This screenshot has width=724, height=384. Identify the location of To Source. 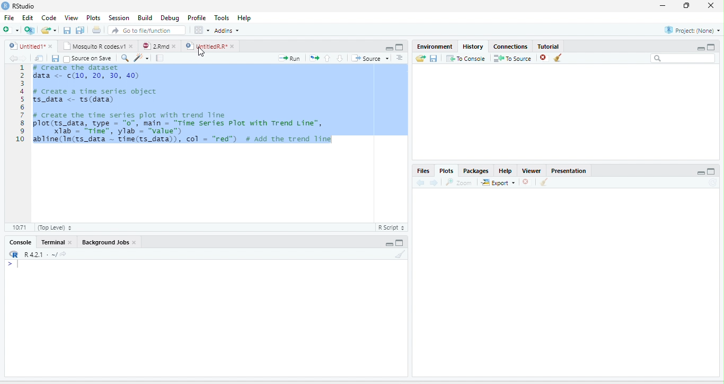
(512, 58).